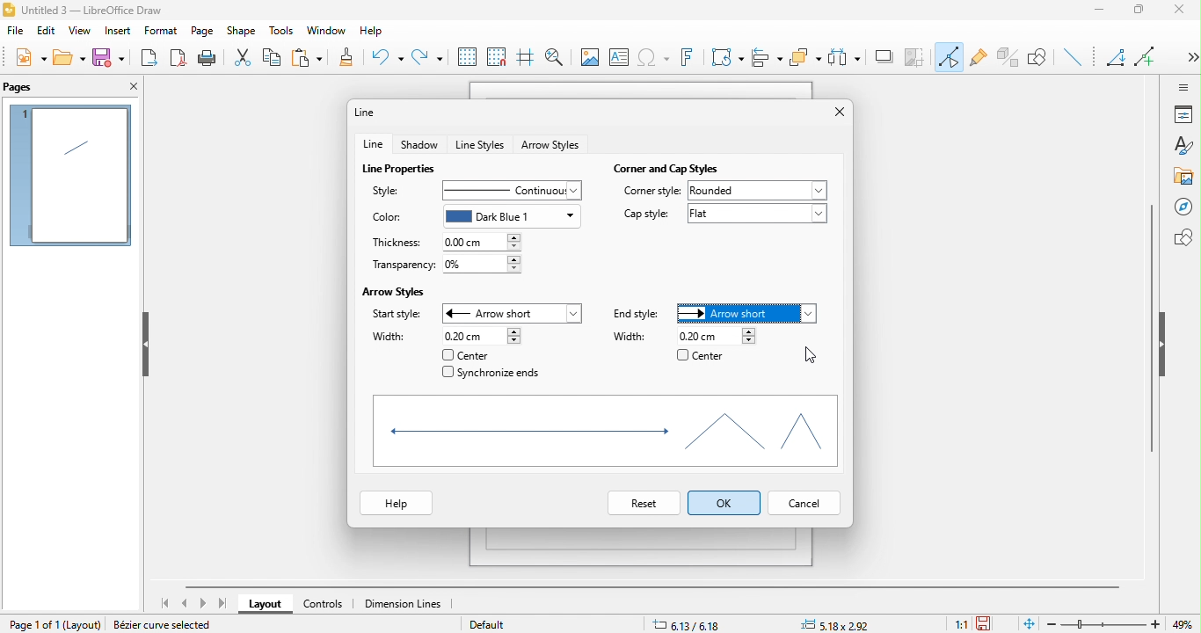  Describe the element at coordinates (397, 290) in the screenshot. I see `arrow styles` at that location.